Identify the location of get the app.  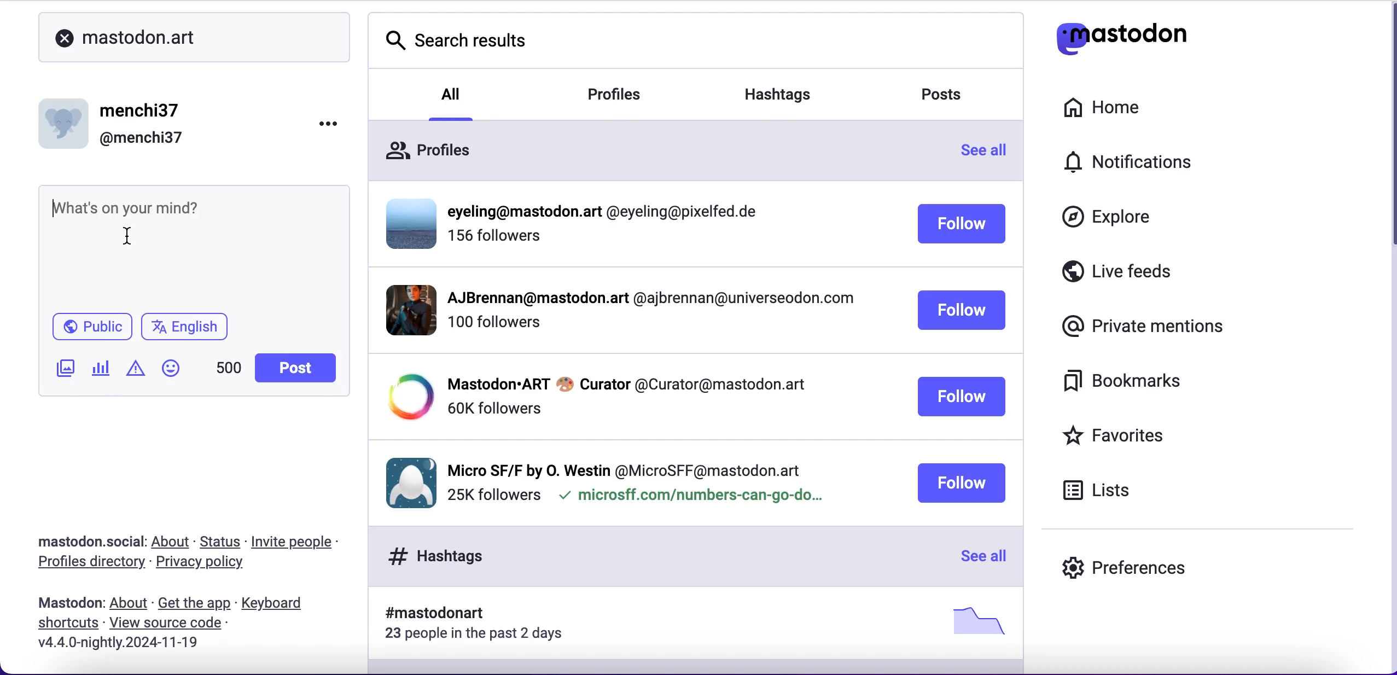
(194, 603).